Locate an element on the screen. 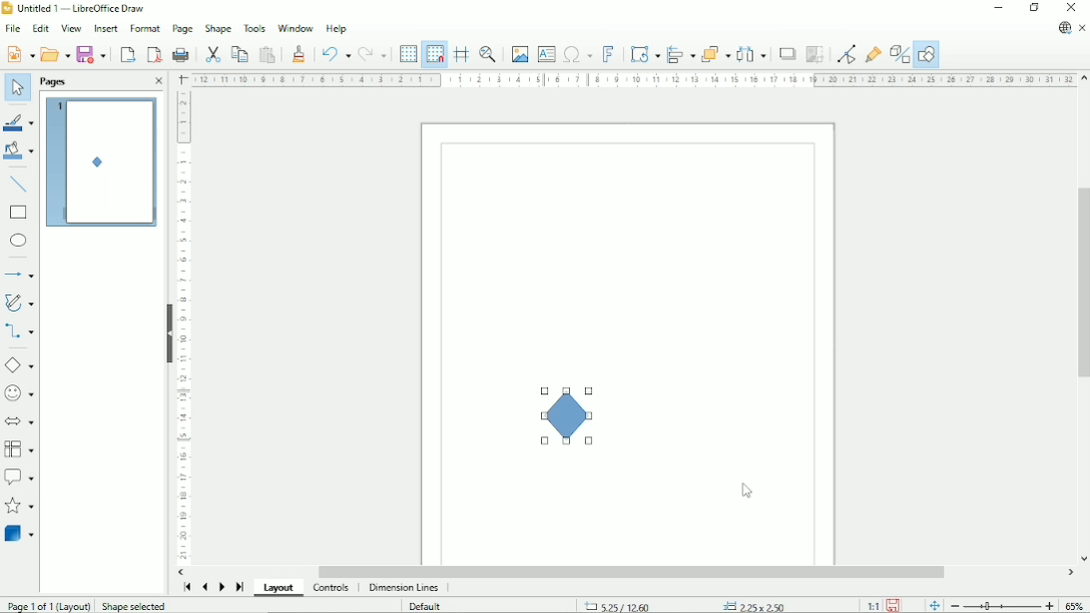 The width and height of the screenshot is (1090, 613). Scroll to next page is located at coordinates (221, 586).